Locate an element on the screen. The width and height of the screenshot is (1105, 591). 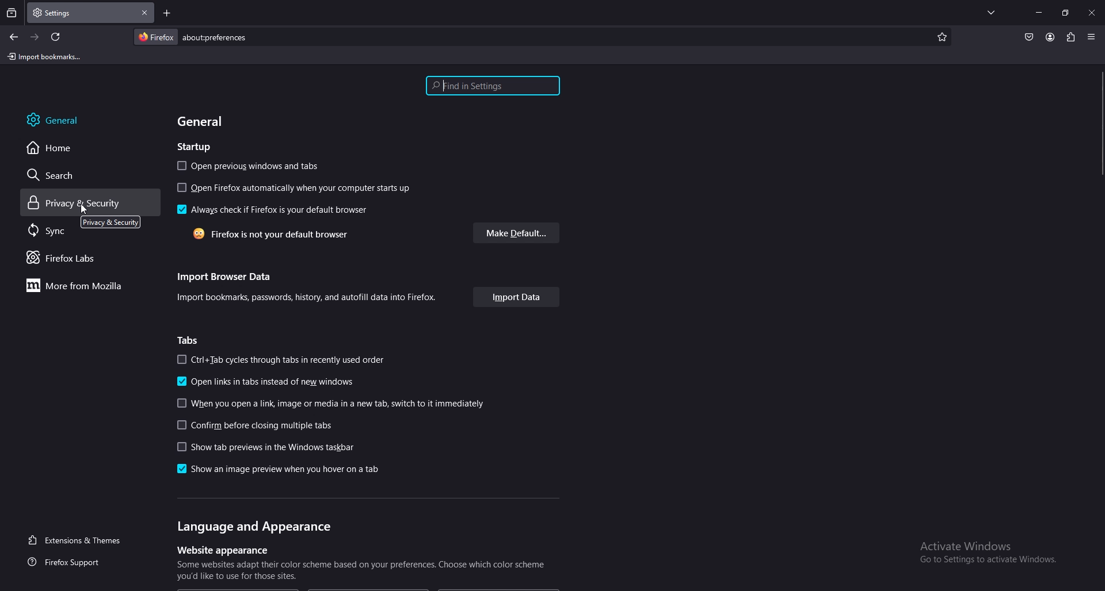
sync is located at coordinates (61, 231).